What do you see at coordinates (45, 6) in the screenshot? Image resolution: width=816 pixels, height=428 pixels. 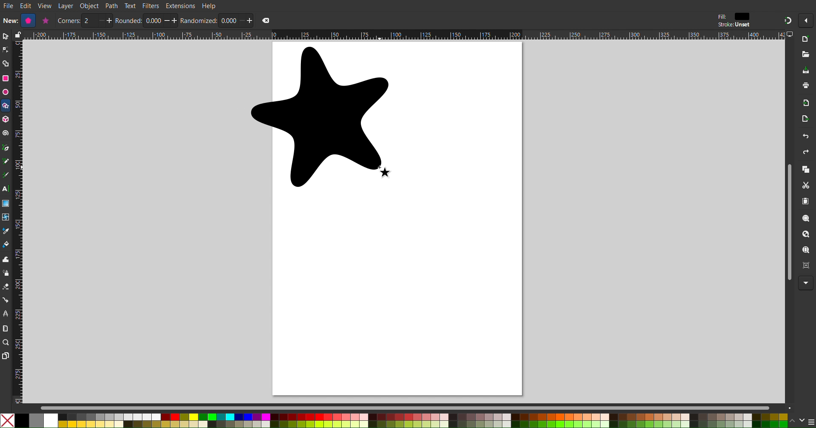 I see `View` at bounding box center [45, 6].